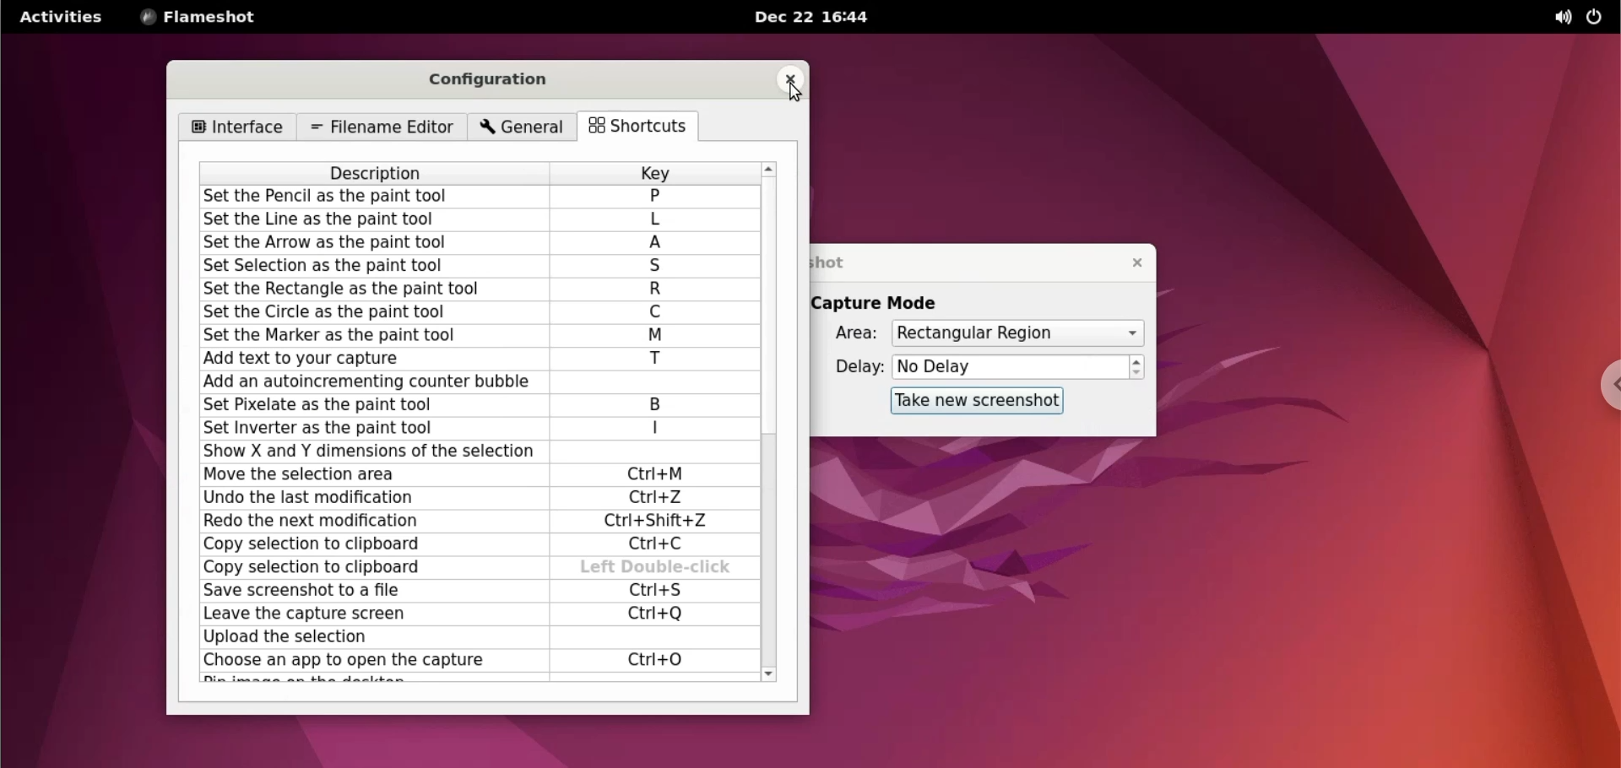  What do you see at coordinates (657, 360) in the screenshot?
I see `T ` at bounding box center [657, 360].